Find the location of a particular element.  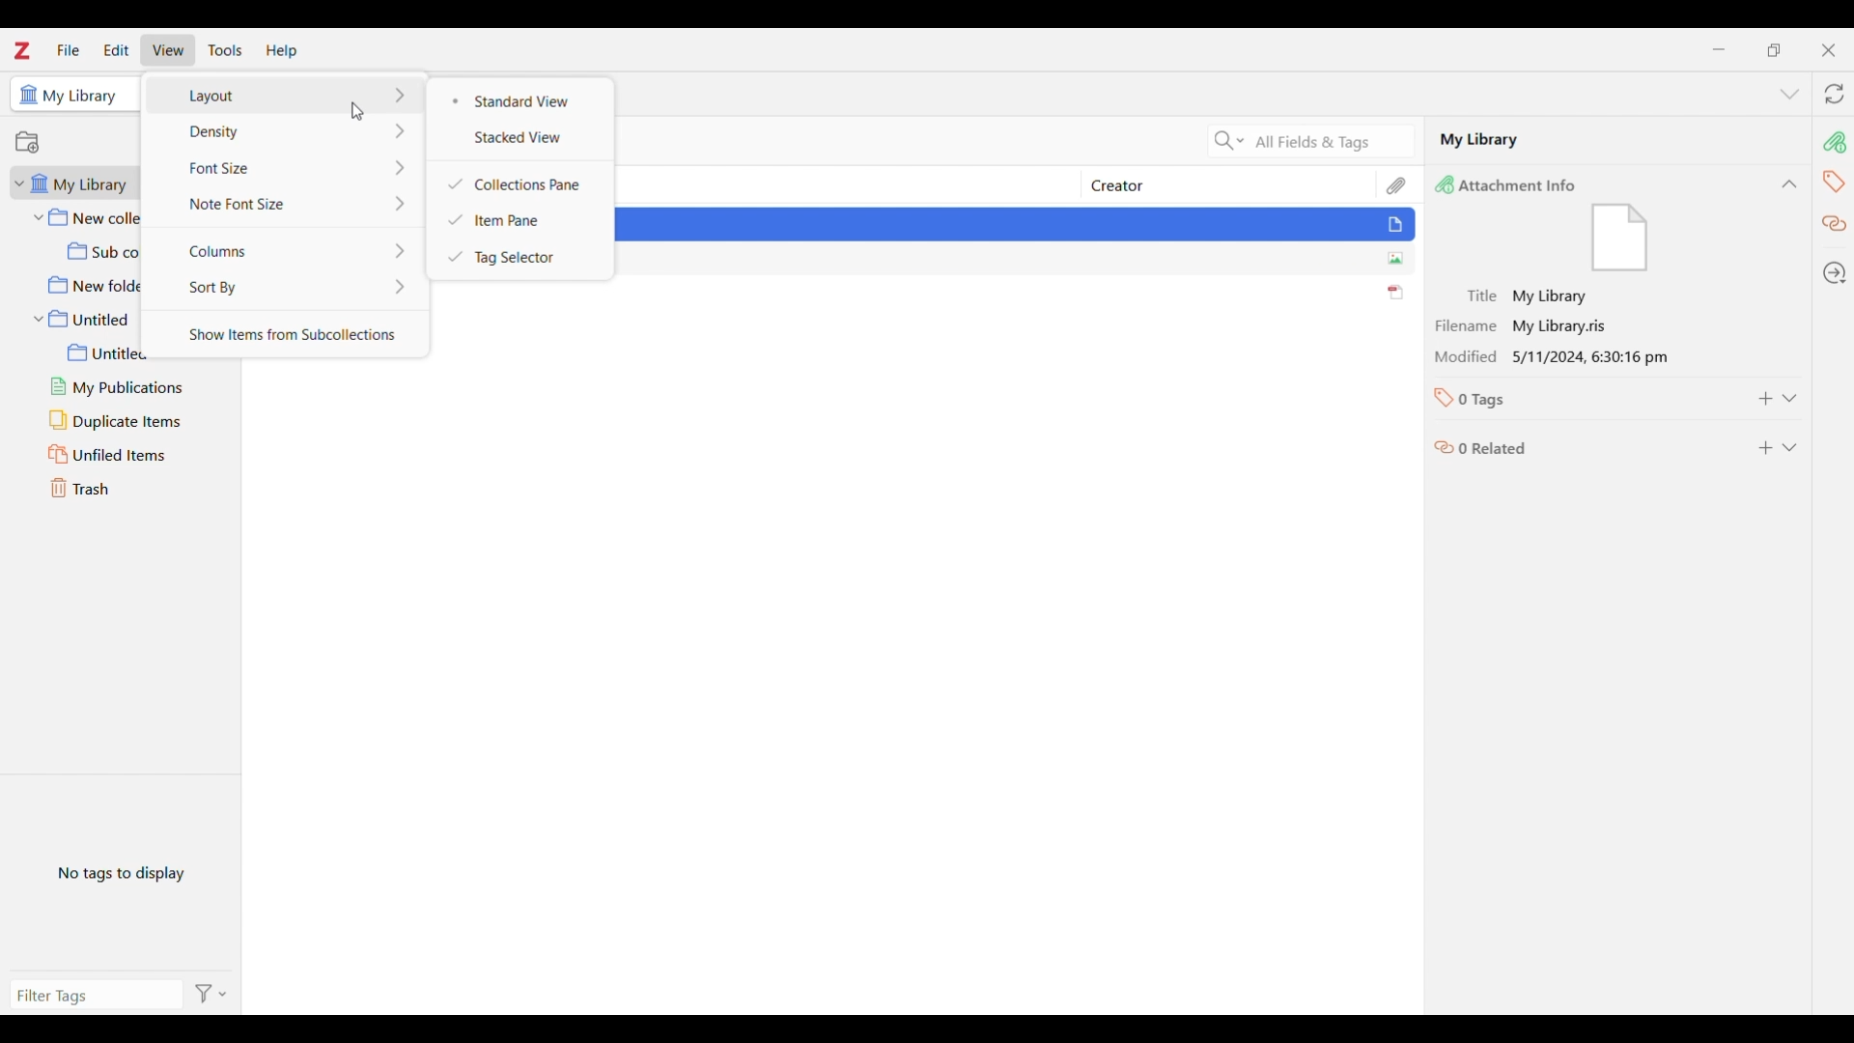

Column options is located at coordinates (285, 250).